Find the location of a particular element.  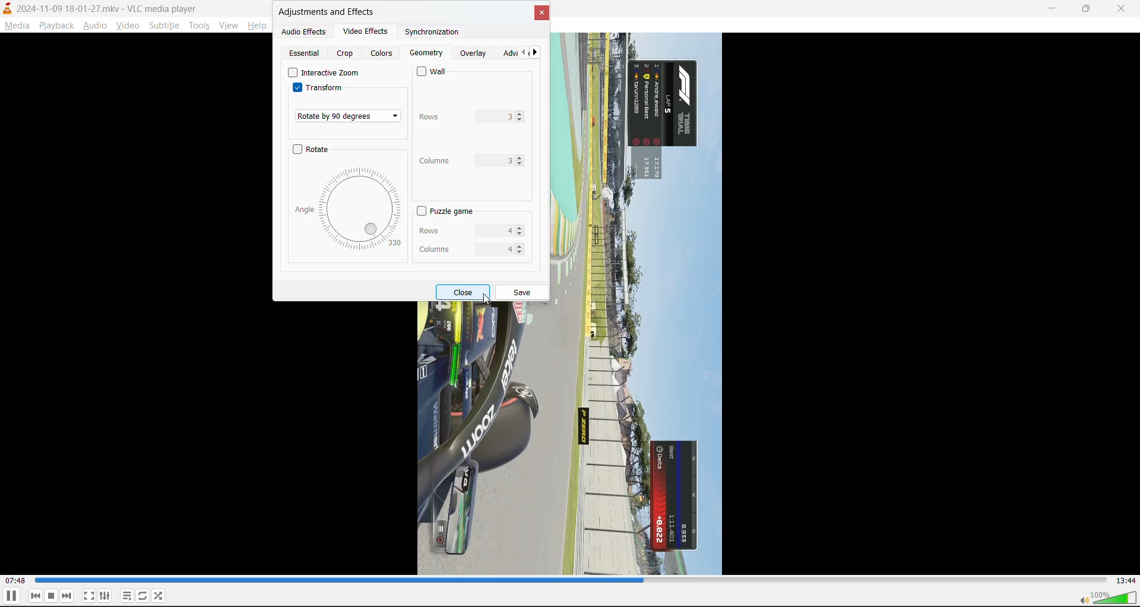

previous is located at coordinates (36, 596).